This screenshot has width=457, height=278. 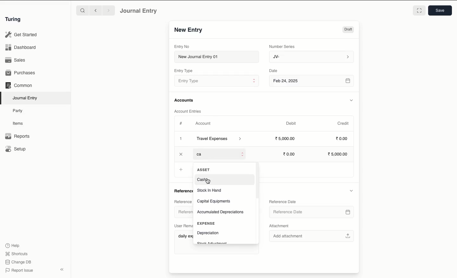 I want to click on Add attachment, so click(x=312, y=235).